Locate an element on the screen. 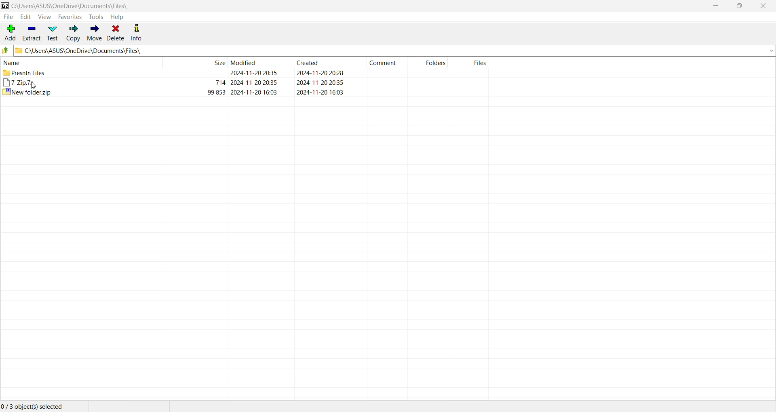 The image size is (776, 412). Info is located at coordinates (137, 32).